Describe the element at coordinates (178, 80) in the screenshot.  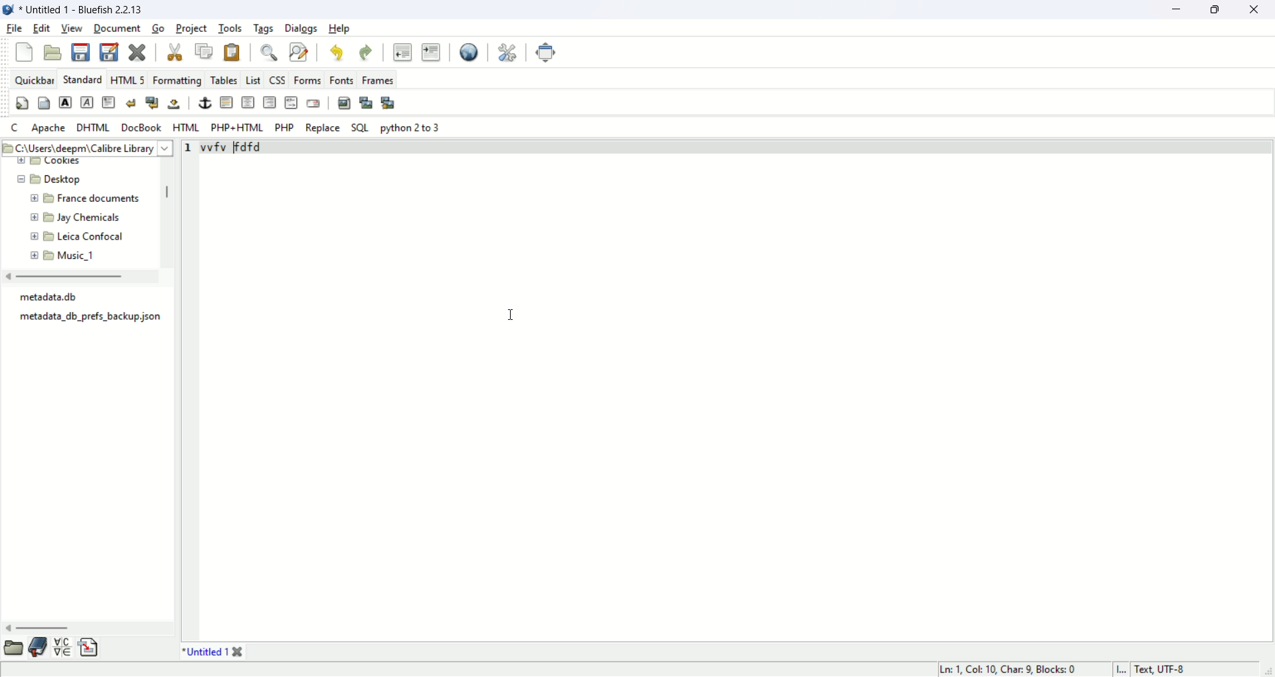
I see `formatting` at that location.